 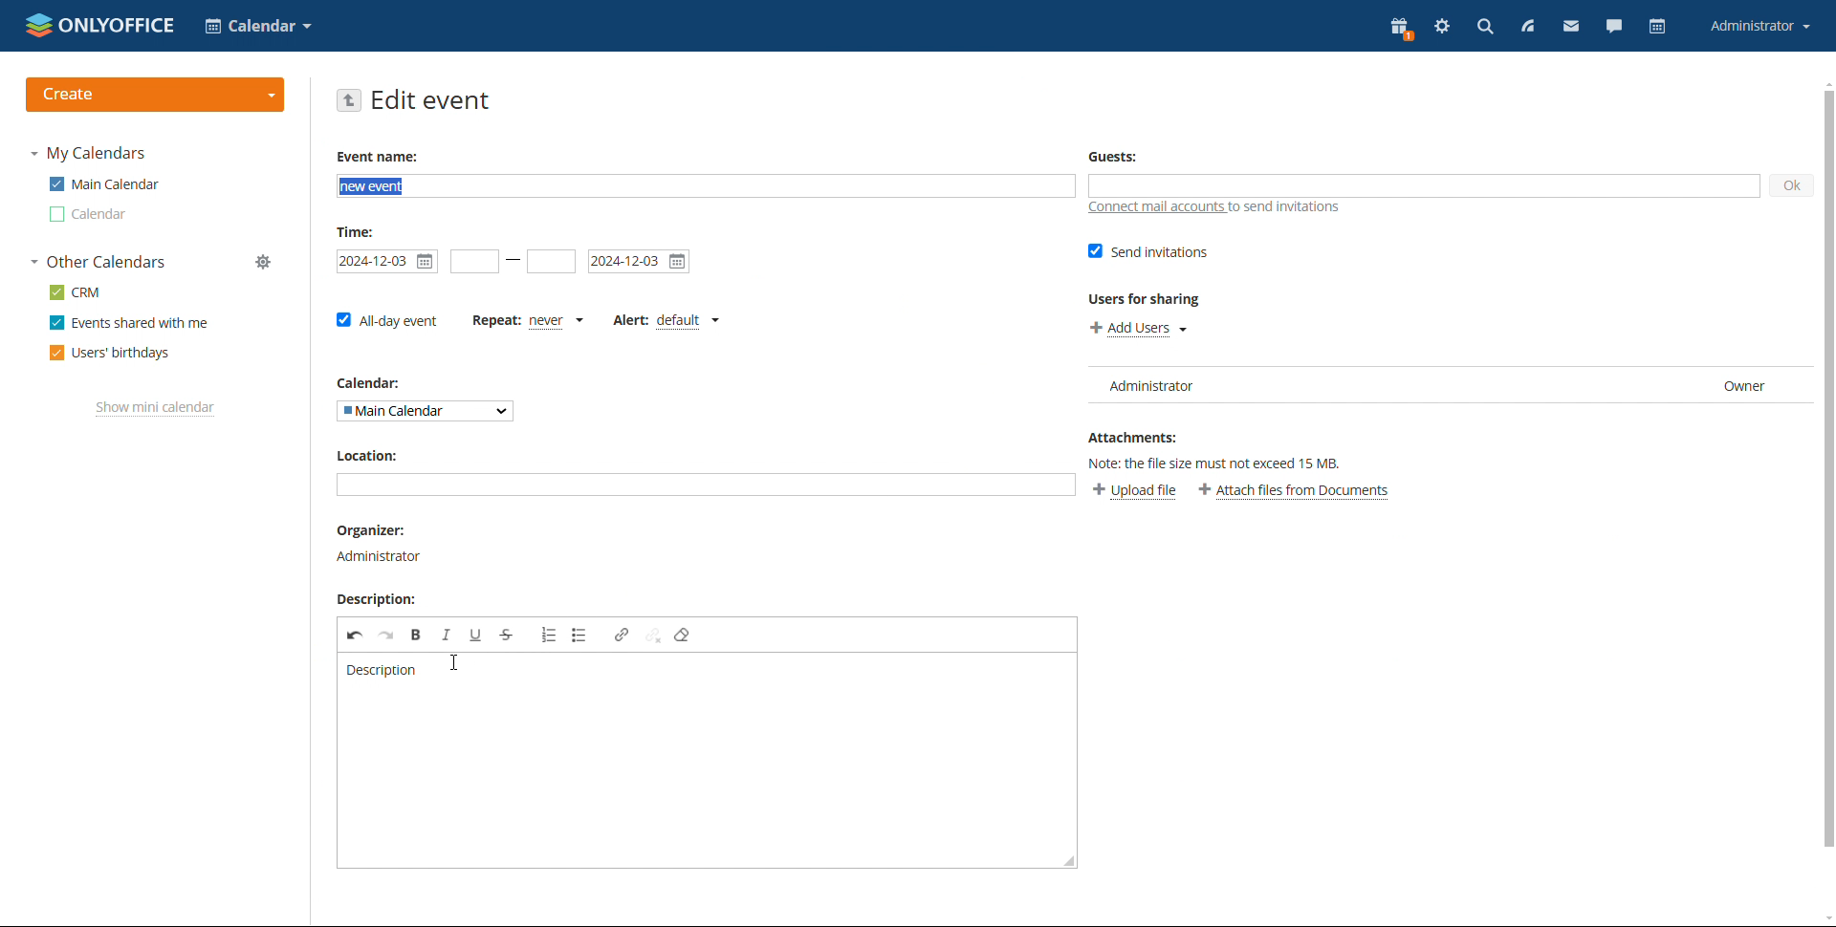 What do you see at coordinates (258, 26) in the screenshot?
I see `select application` at bounding box center [258, 26].